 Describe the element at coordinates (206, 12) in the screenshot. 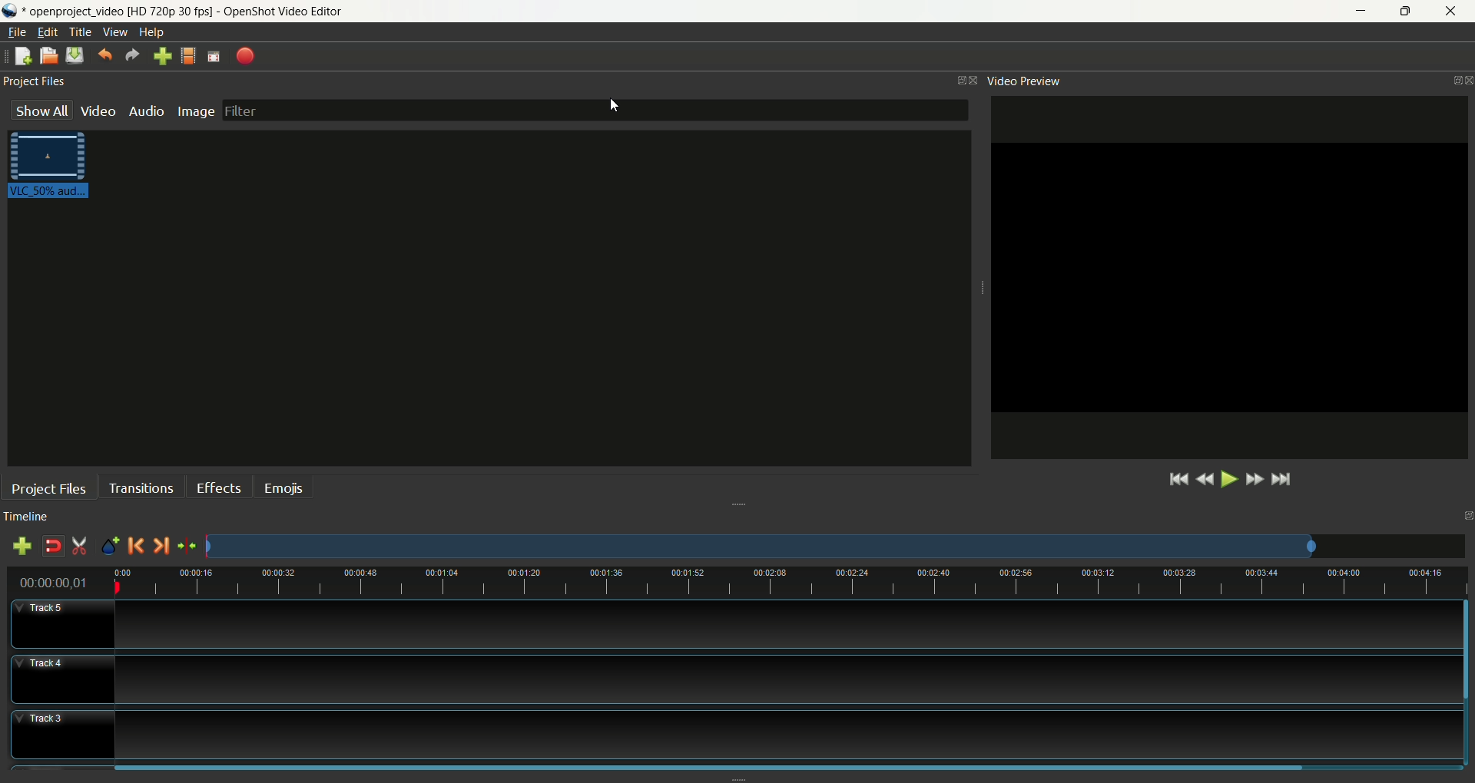

I see `openproject_video [HD 720p 30 fps] - OpenShot Video Editor` at that location.